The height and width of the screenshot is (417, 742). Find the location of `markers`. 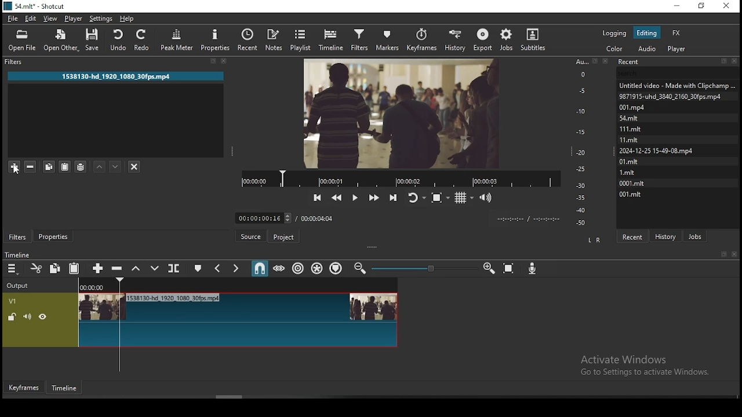

markers is located at coordinates (386, 39).